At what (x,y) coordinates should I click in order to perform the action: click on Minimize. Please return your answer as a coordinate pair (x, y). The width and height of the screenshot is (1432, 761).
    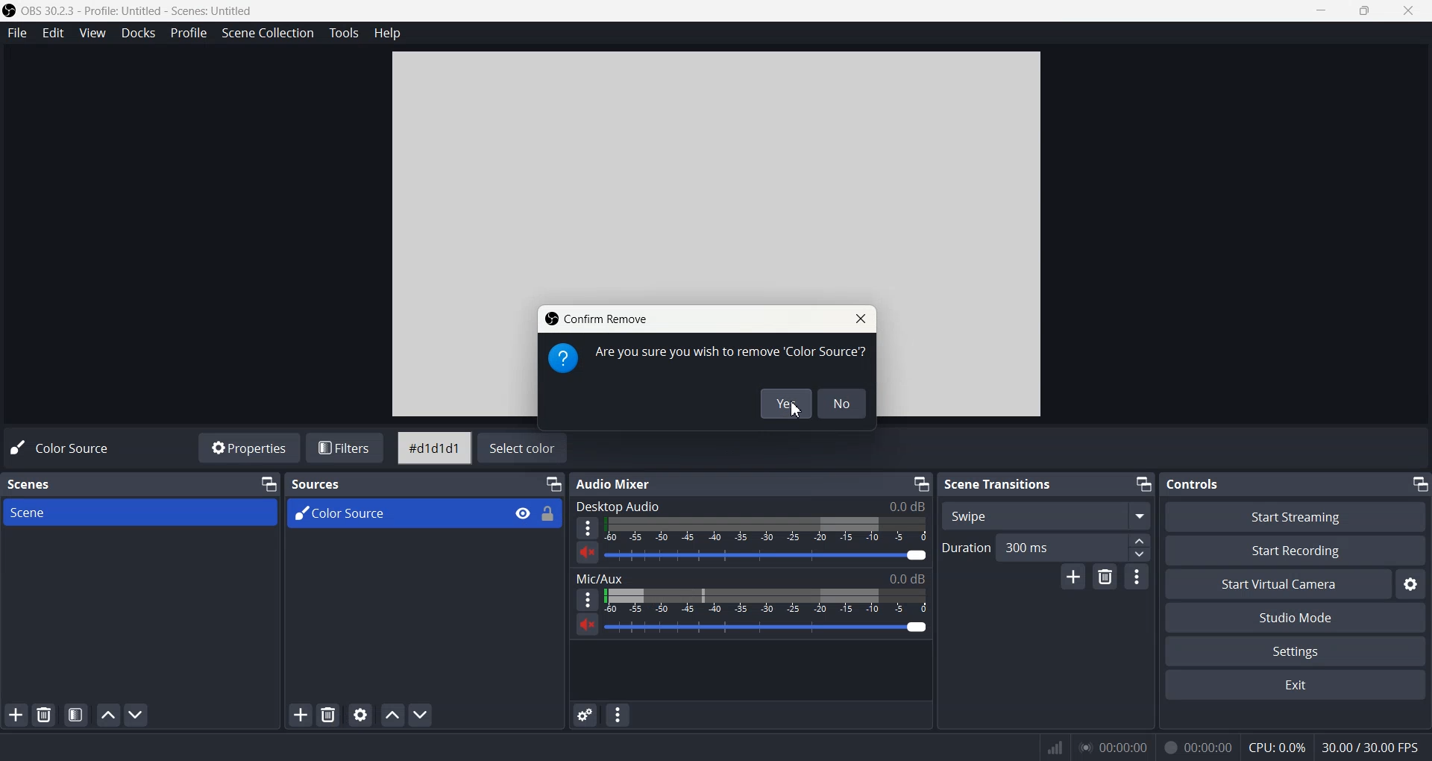
    Looking at the image, I should click on (268, 483).